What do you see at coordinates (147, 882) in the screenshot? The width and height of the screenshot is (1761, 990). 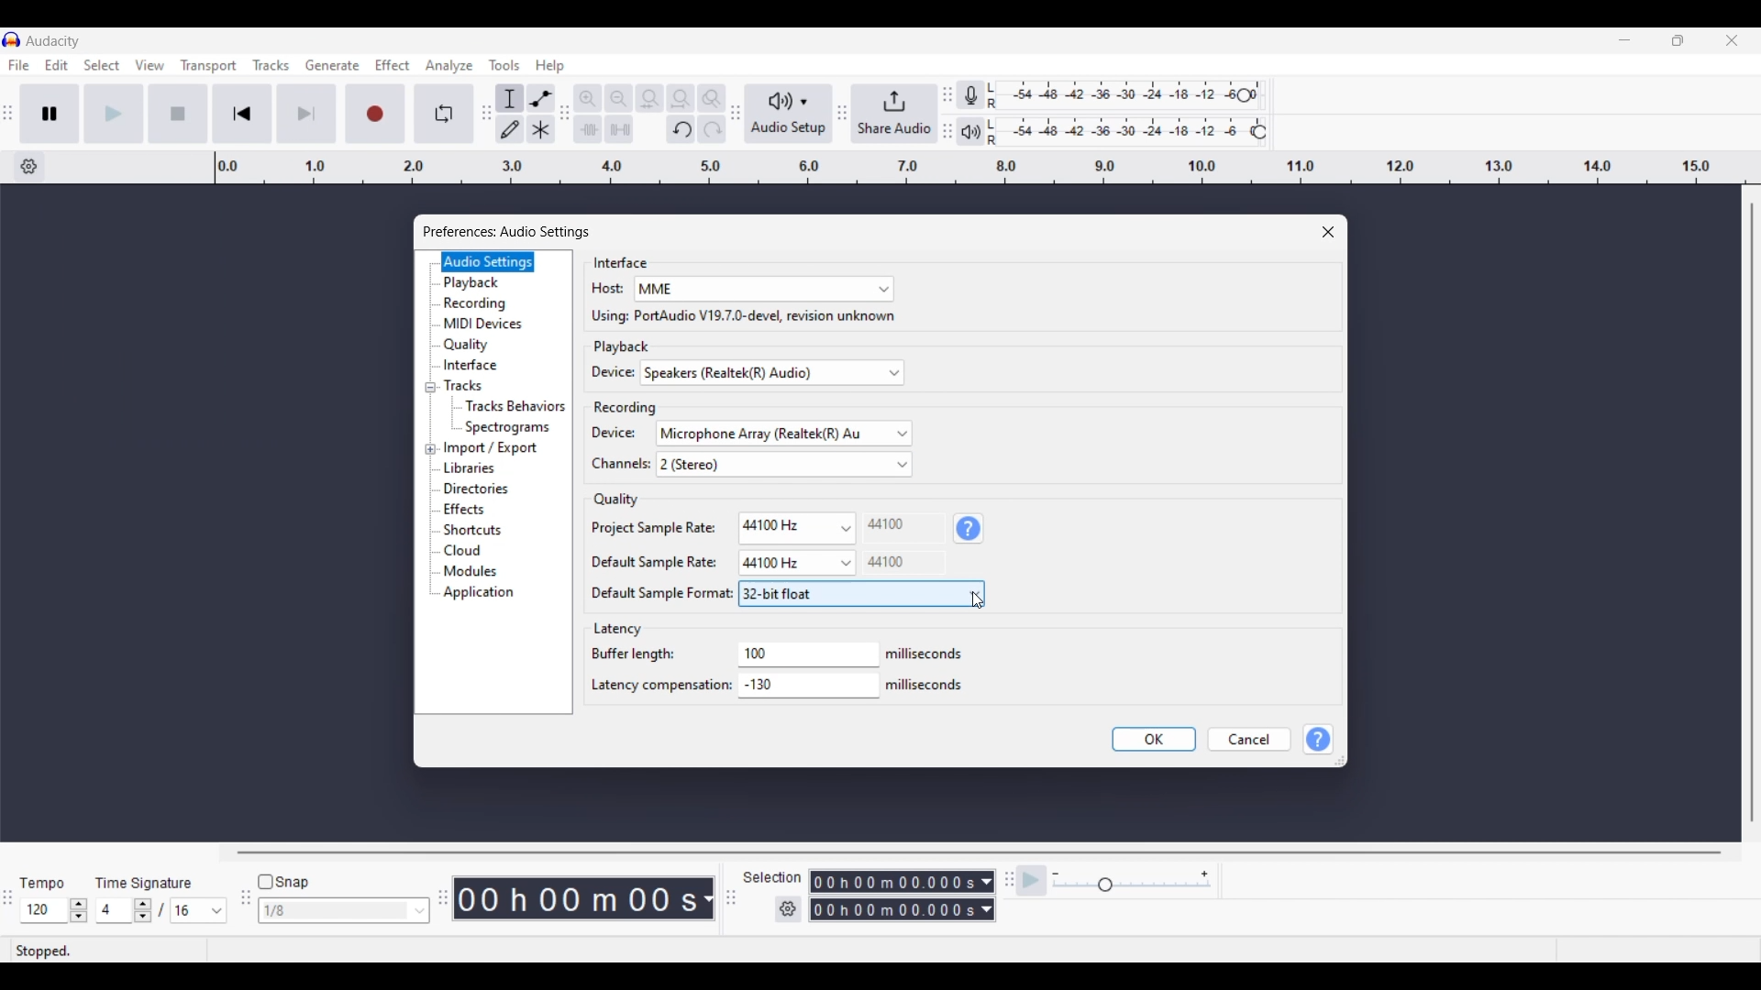 I see `Time Signature` at bounding box center [147, 882].